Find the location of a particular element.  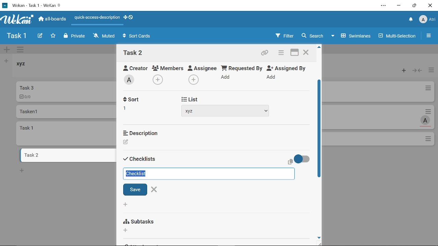

Card actions is located at coordinates (430, 111).